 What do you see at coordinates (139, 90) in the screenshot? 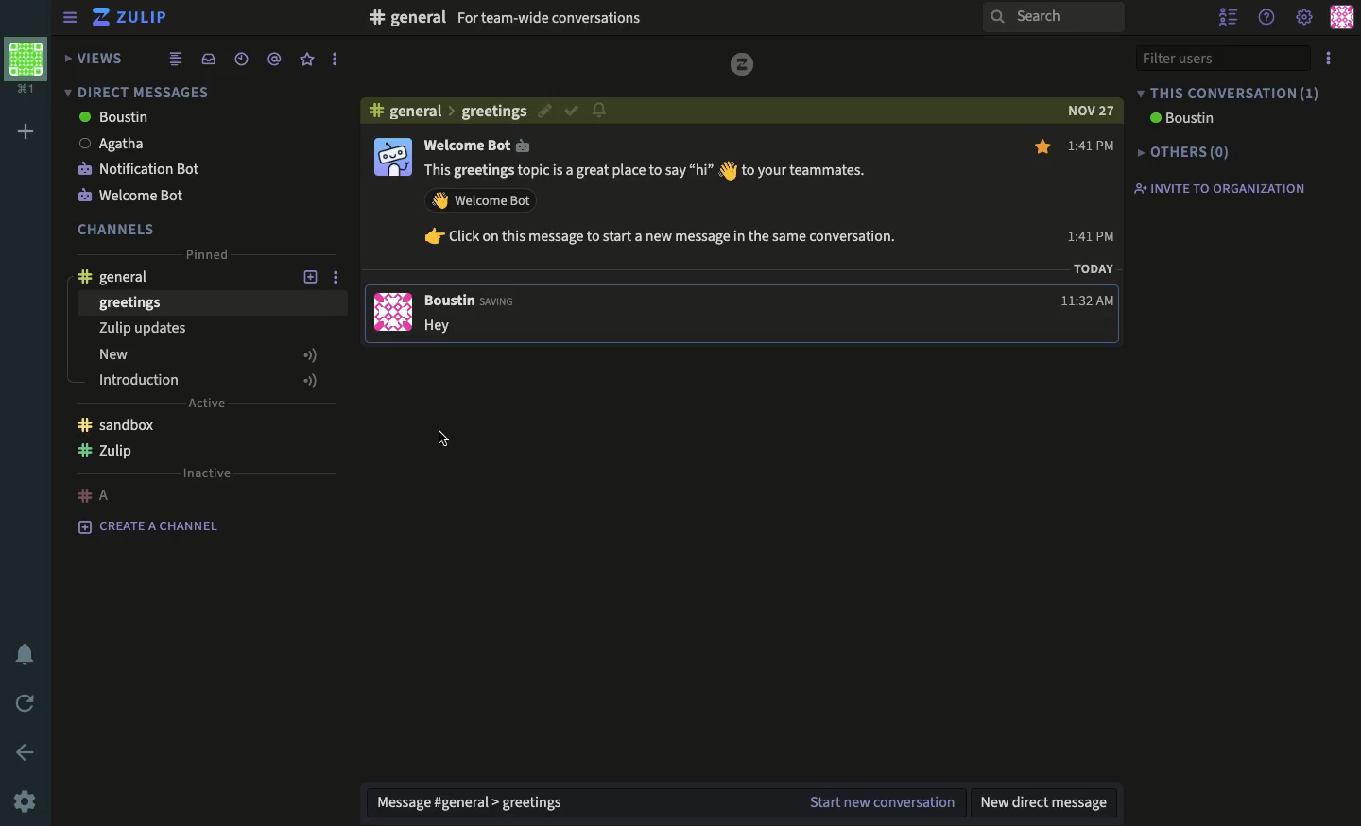
I see `direct messages` at bounding box center [139, 90].